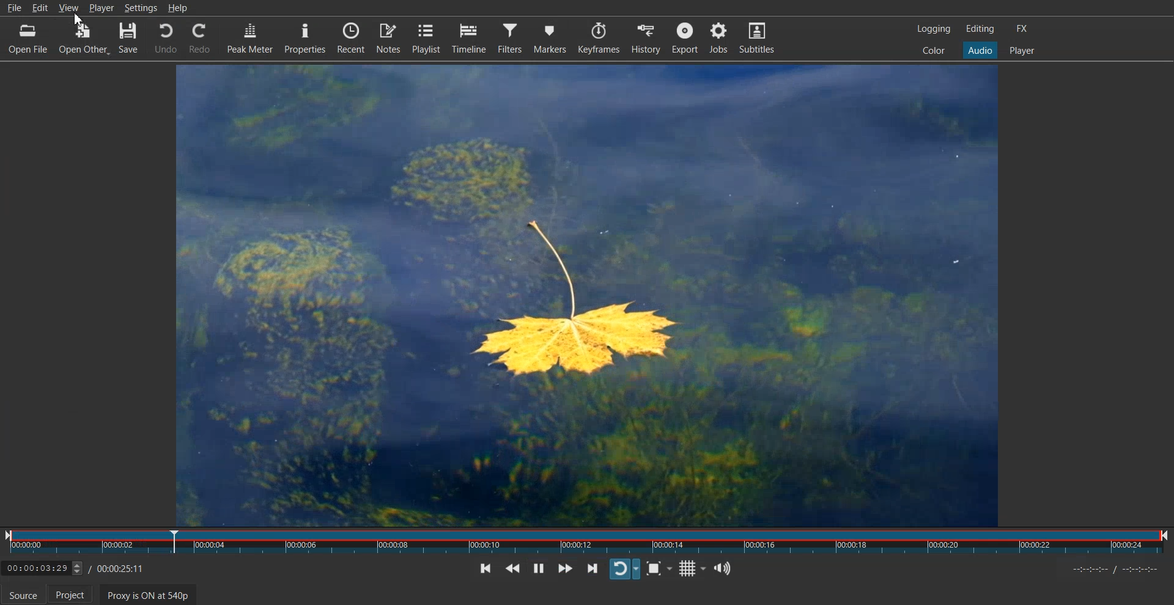  Describe the element at coordinates (128, 40) in the screenshot. I see `Save` at that location.